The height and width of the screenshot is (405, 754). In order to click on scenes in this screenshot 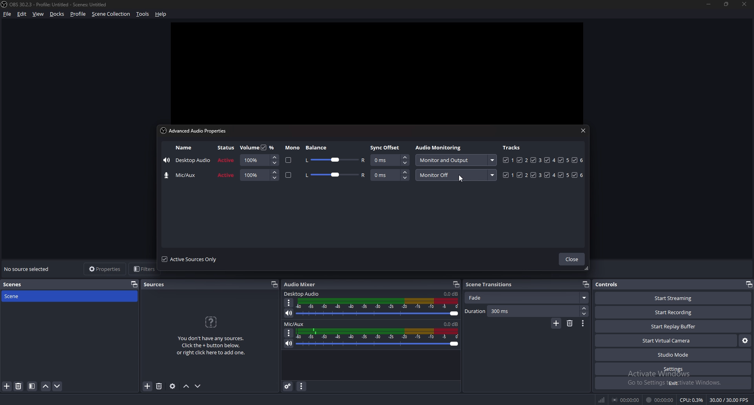, I will do `click(20, 284)`.